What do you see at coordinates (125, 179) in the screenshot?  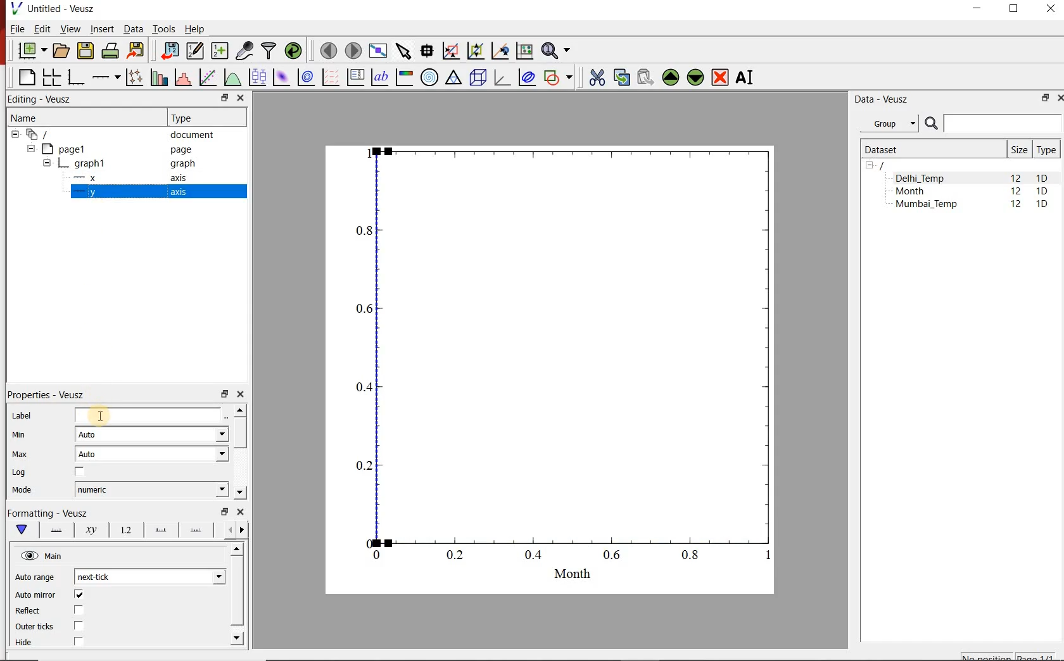 I see `-x axis` at bounding box center [125, 179].